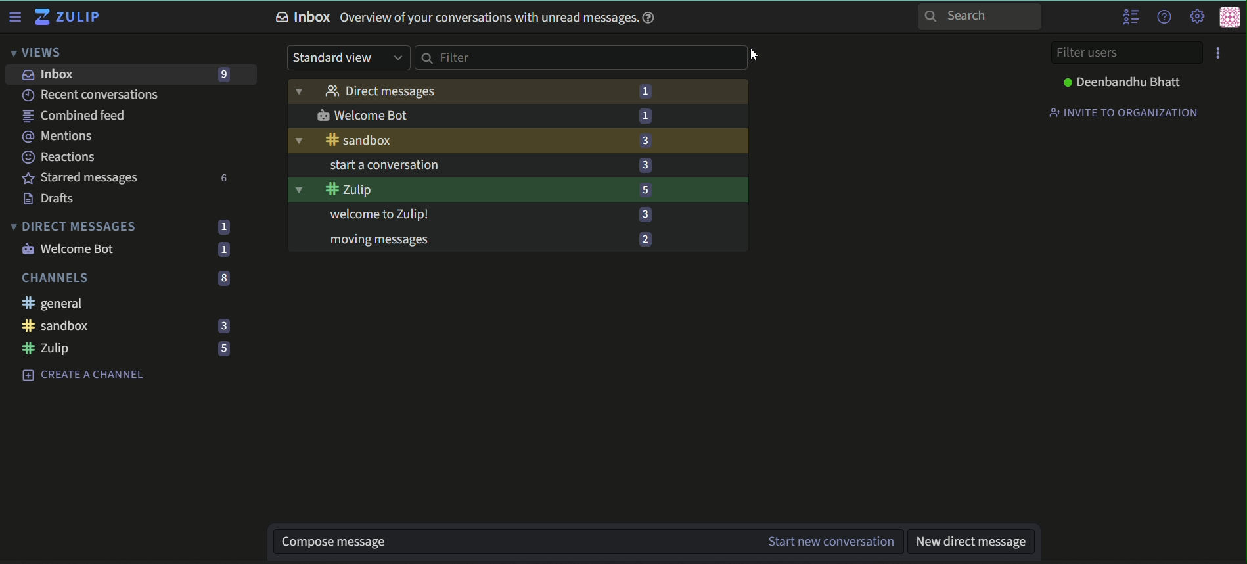  I want to click on search bar, so click(581, 59).